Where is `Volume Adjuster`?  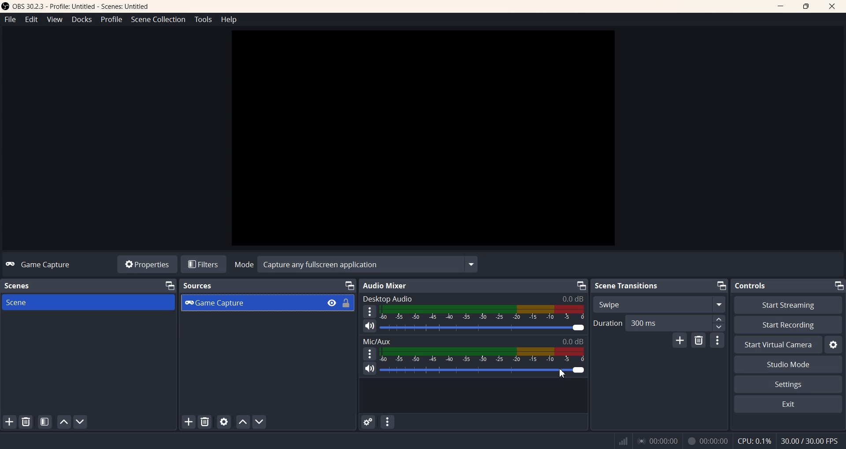 Volume Adjuster is located at coordinates (484, 328).